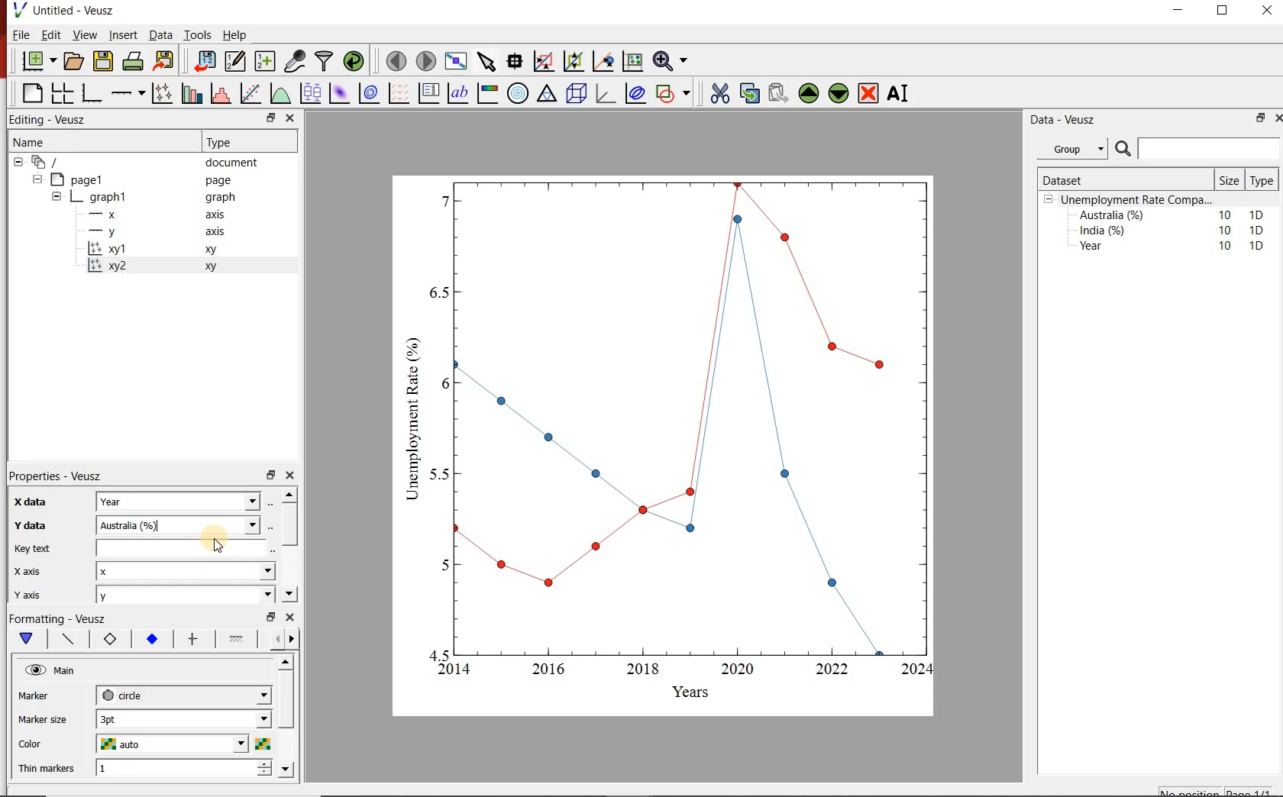 This screenshot has width=1283, height=797. I want to click on Size, so click(1231, 180).